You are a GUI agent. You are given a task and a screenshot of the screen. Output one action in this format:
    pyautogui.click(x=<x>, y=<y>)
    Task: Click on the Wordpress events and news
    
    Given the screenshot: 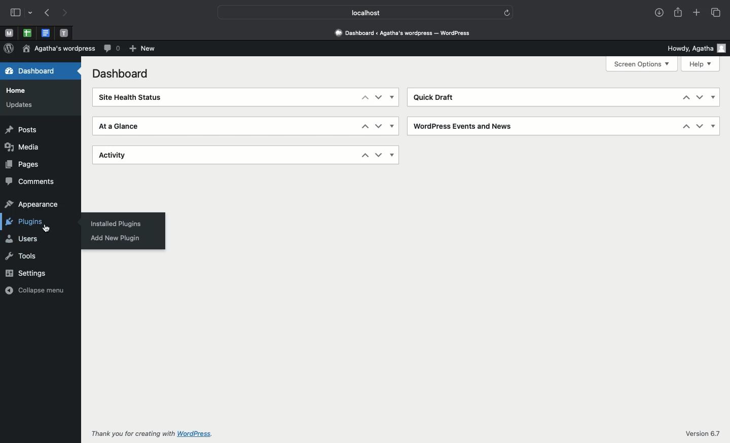 What is the action you would take?
    pyautogui.click(x=466, y=128)
    